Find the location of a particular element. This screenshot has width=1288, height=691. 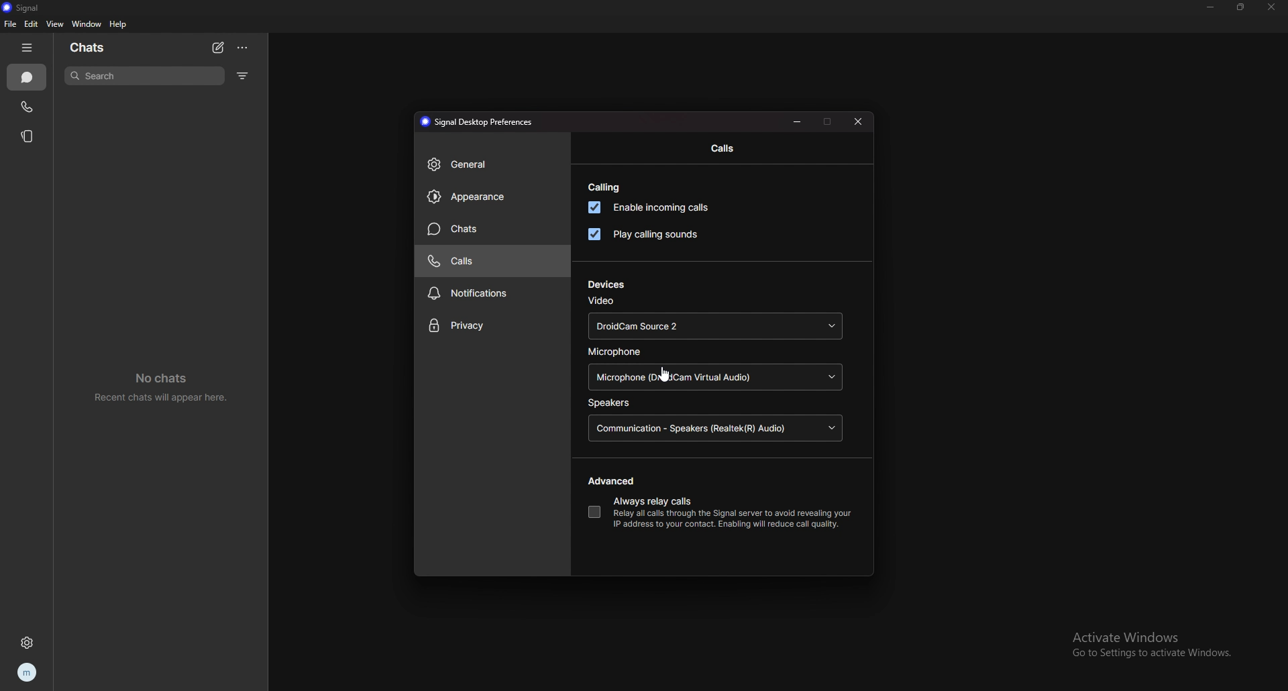

maximize is located at coordinates (828, 121).